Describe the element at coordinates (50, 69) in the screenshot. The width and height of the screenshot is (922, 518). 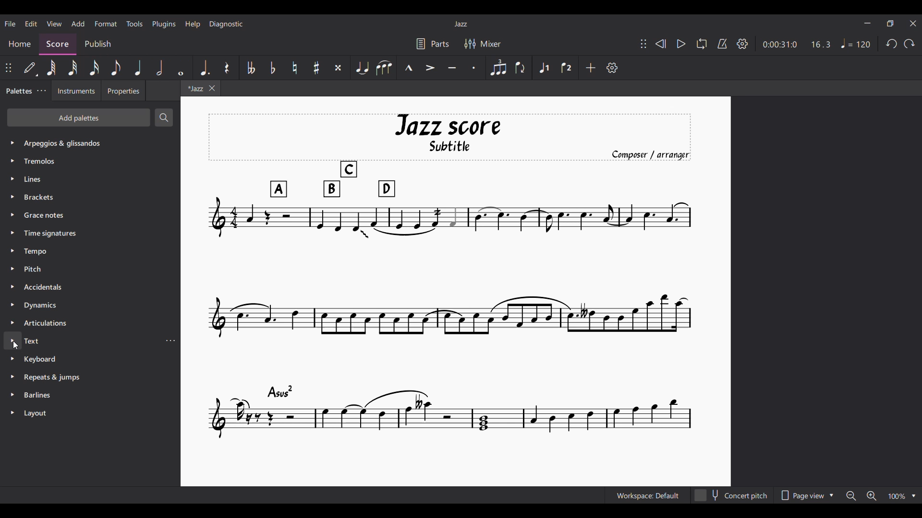
I see `64th note` at that location.